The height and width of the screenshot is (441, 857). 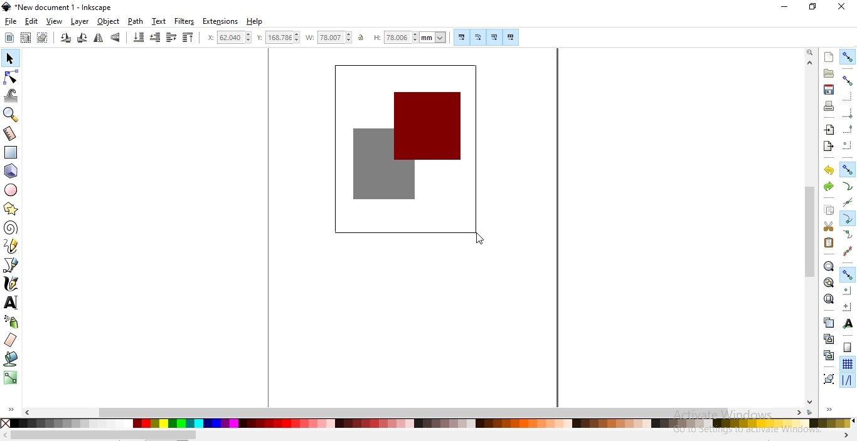 I want to click on create stars and polygon, so click(x=13, y=209).